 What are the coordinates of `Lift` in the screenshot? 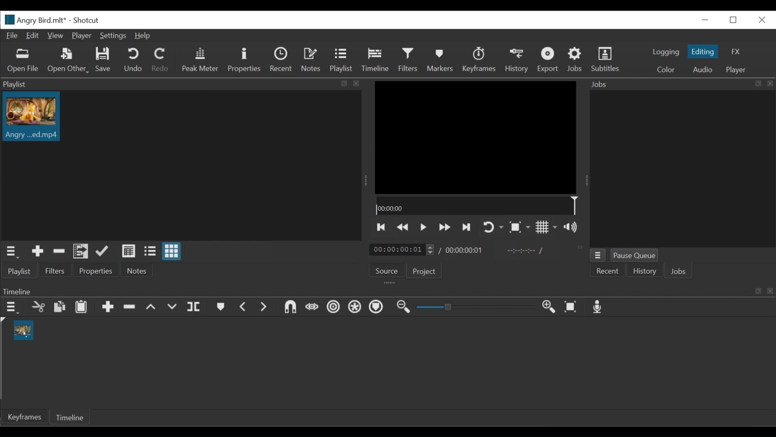 It's located at (152, 307).